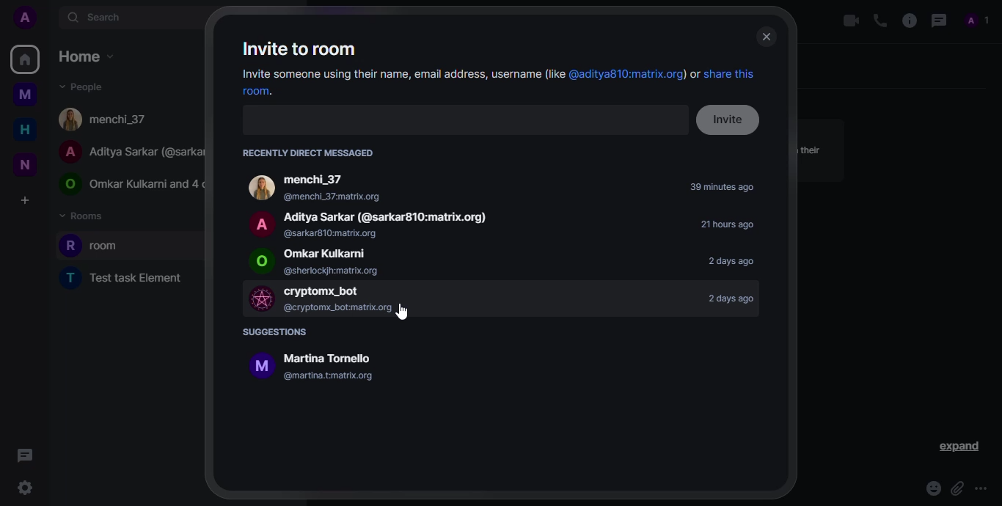 This screenshot has width=1002, height=506. I want to click on new, so click(26, 164).